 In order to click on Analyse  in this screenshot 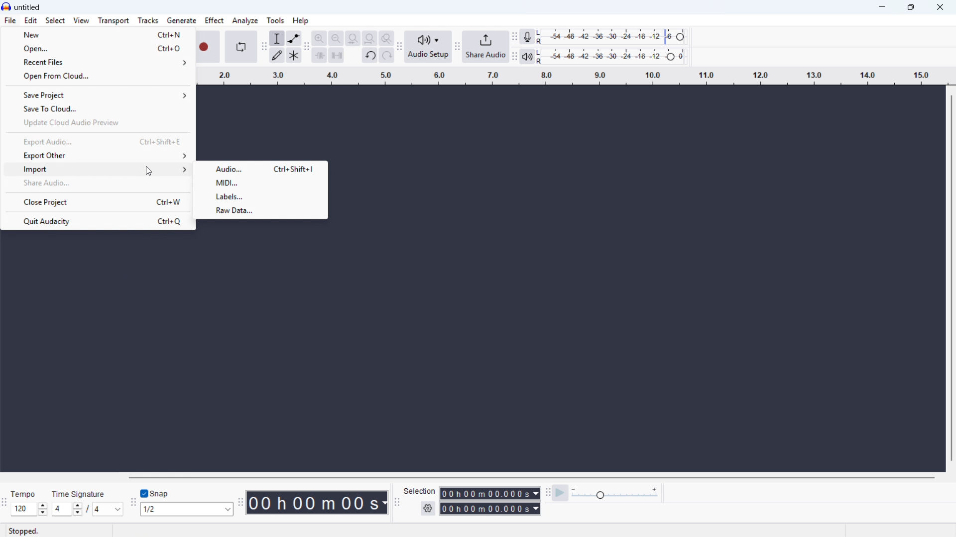, I will do `click(244, 20)`.